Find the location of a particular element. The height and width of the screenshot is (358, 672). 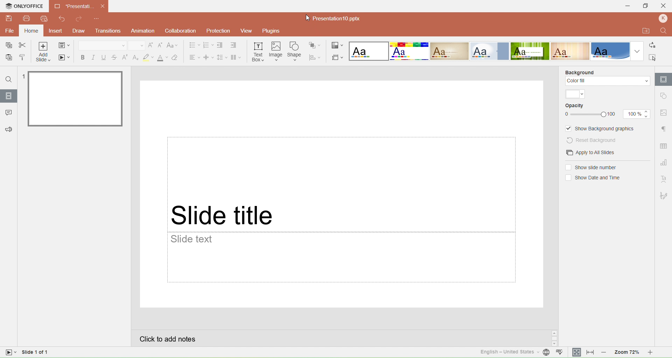

Decrement font size is located at coordinates (161, 46).